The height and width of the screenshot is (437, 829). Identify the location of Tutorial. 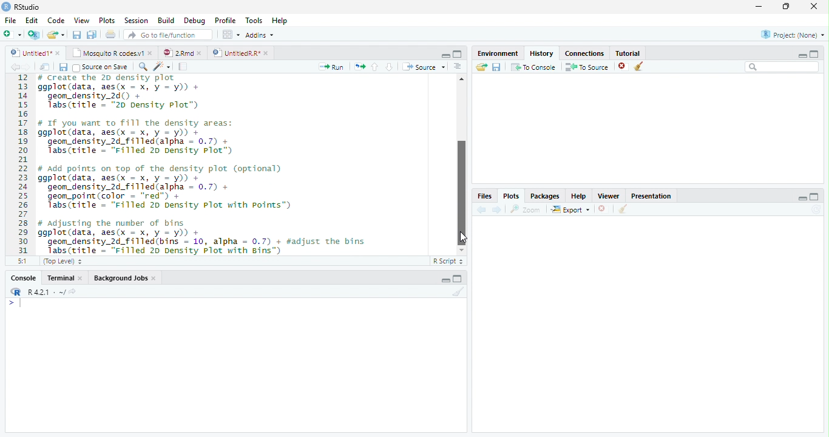
(629, 53).